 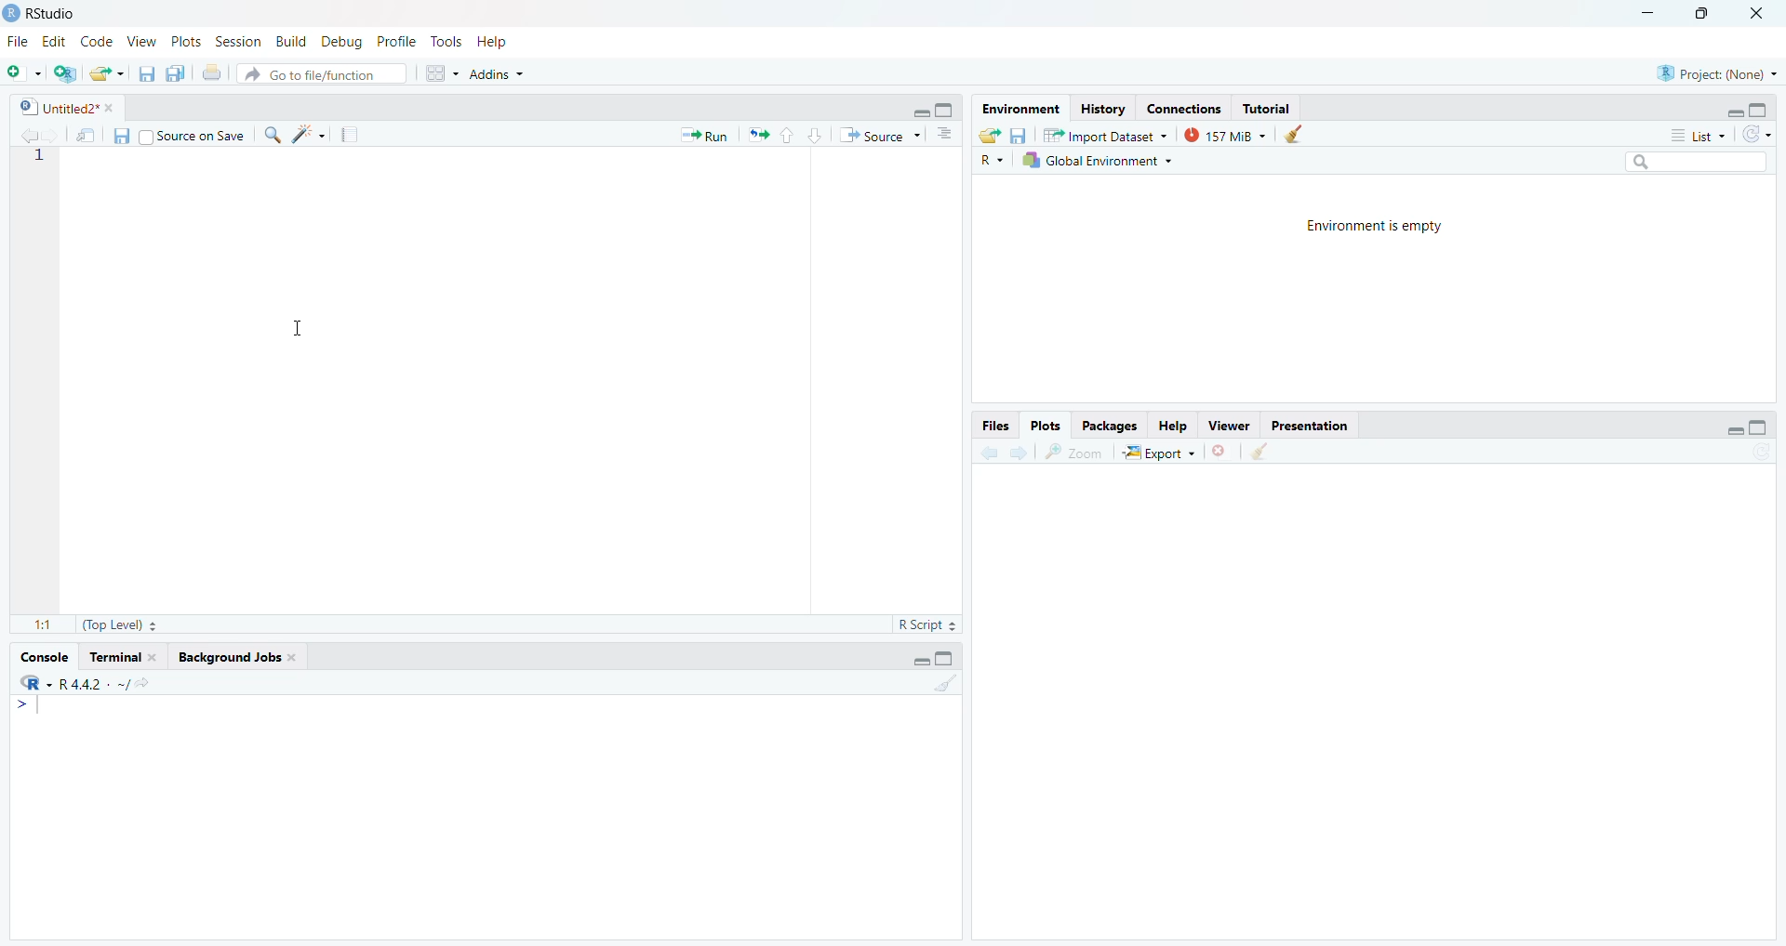 What do you see at coordinates (1020, 108) in the screenshot?
I see `Environment` at bounding box center [1020, 108].